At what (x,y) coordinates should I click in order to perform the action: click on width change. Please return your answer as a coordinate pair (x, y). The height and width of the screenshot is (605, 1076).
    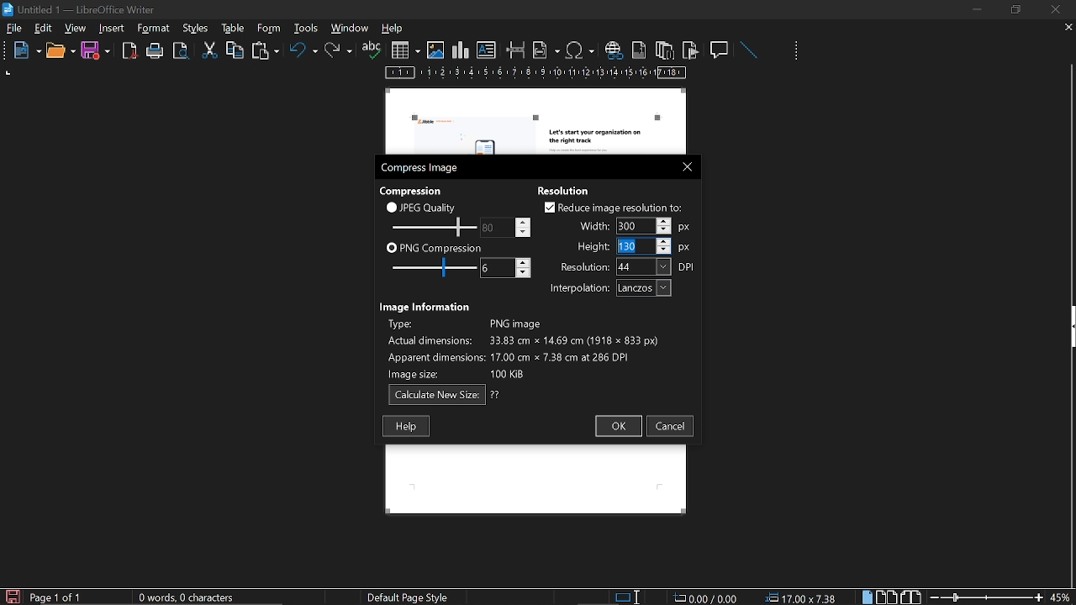
    Looking at the image, I should click on (632, 225).